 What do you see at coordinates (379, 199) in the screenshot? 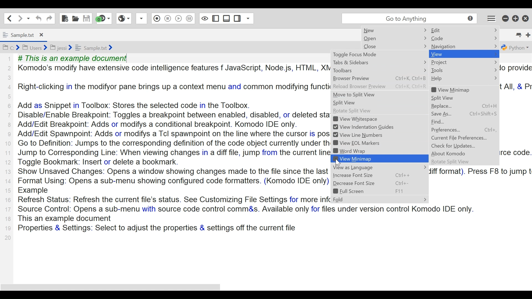
I see `Fold` at bounding box center [379, 199].